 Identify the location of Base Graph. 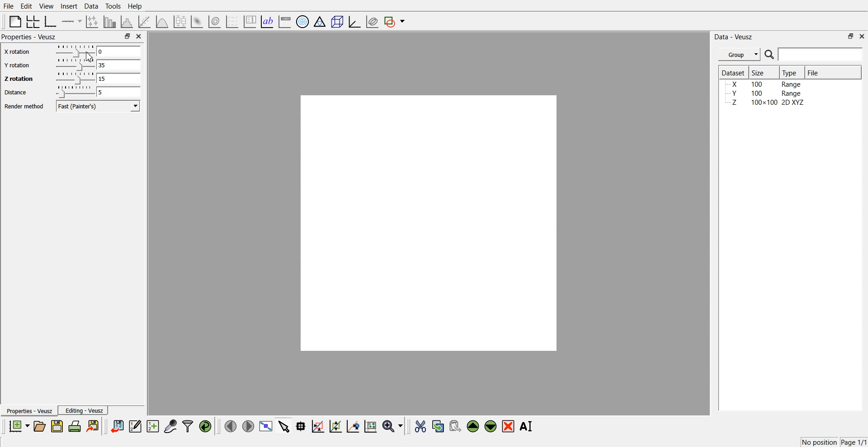
(51, 22).